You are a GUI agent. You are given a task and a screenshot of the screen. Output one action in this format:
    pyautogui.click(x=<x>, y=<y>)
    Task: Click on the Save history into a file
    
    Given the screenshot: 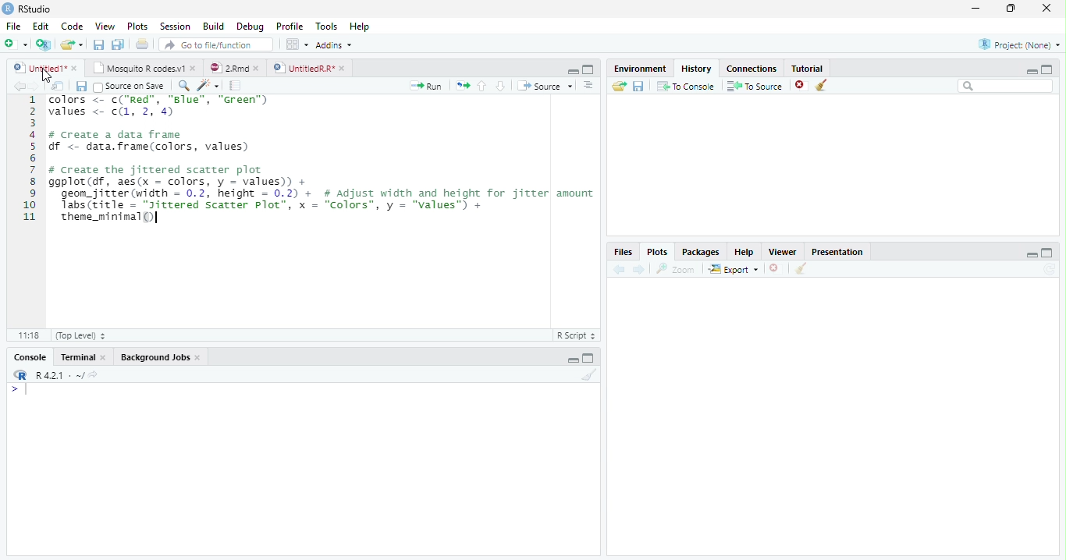 What is the action you would take?
    pyautogui.click(x=638, y=86)
    